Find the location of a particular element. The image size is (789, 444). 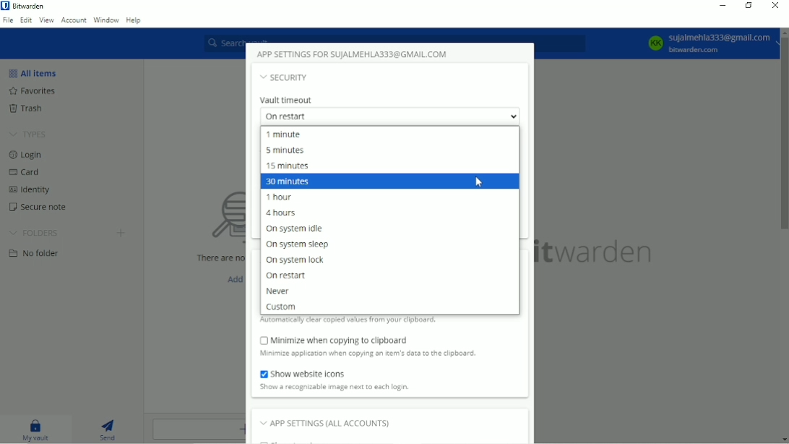

30 minutes is located at coordinates (289, 181).